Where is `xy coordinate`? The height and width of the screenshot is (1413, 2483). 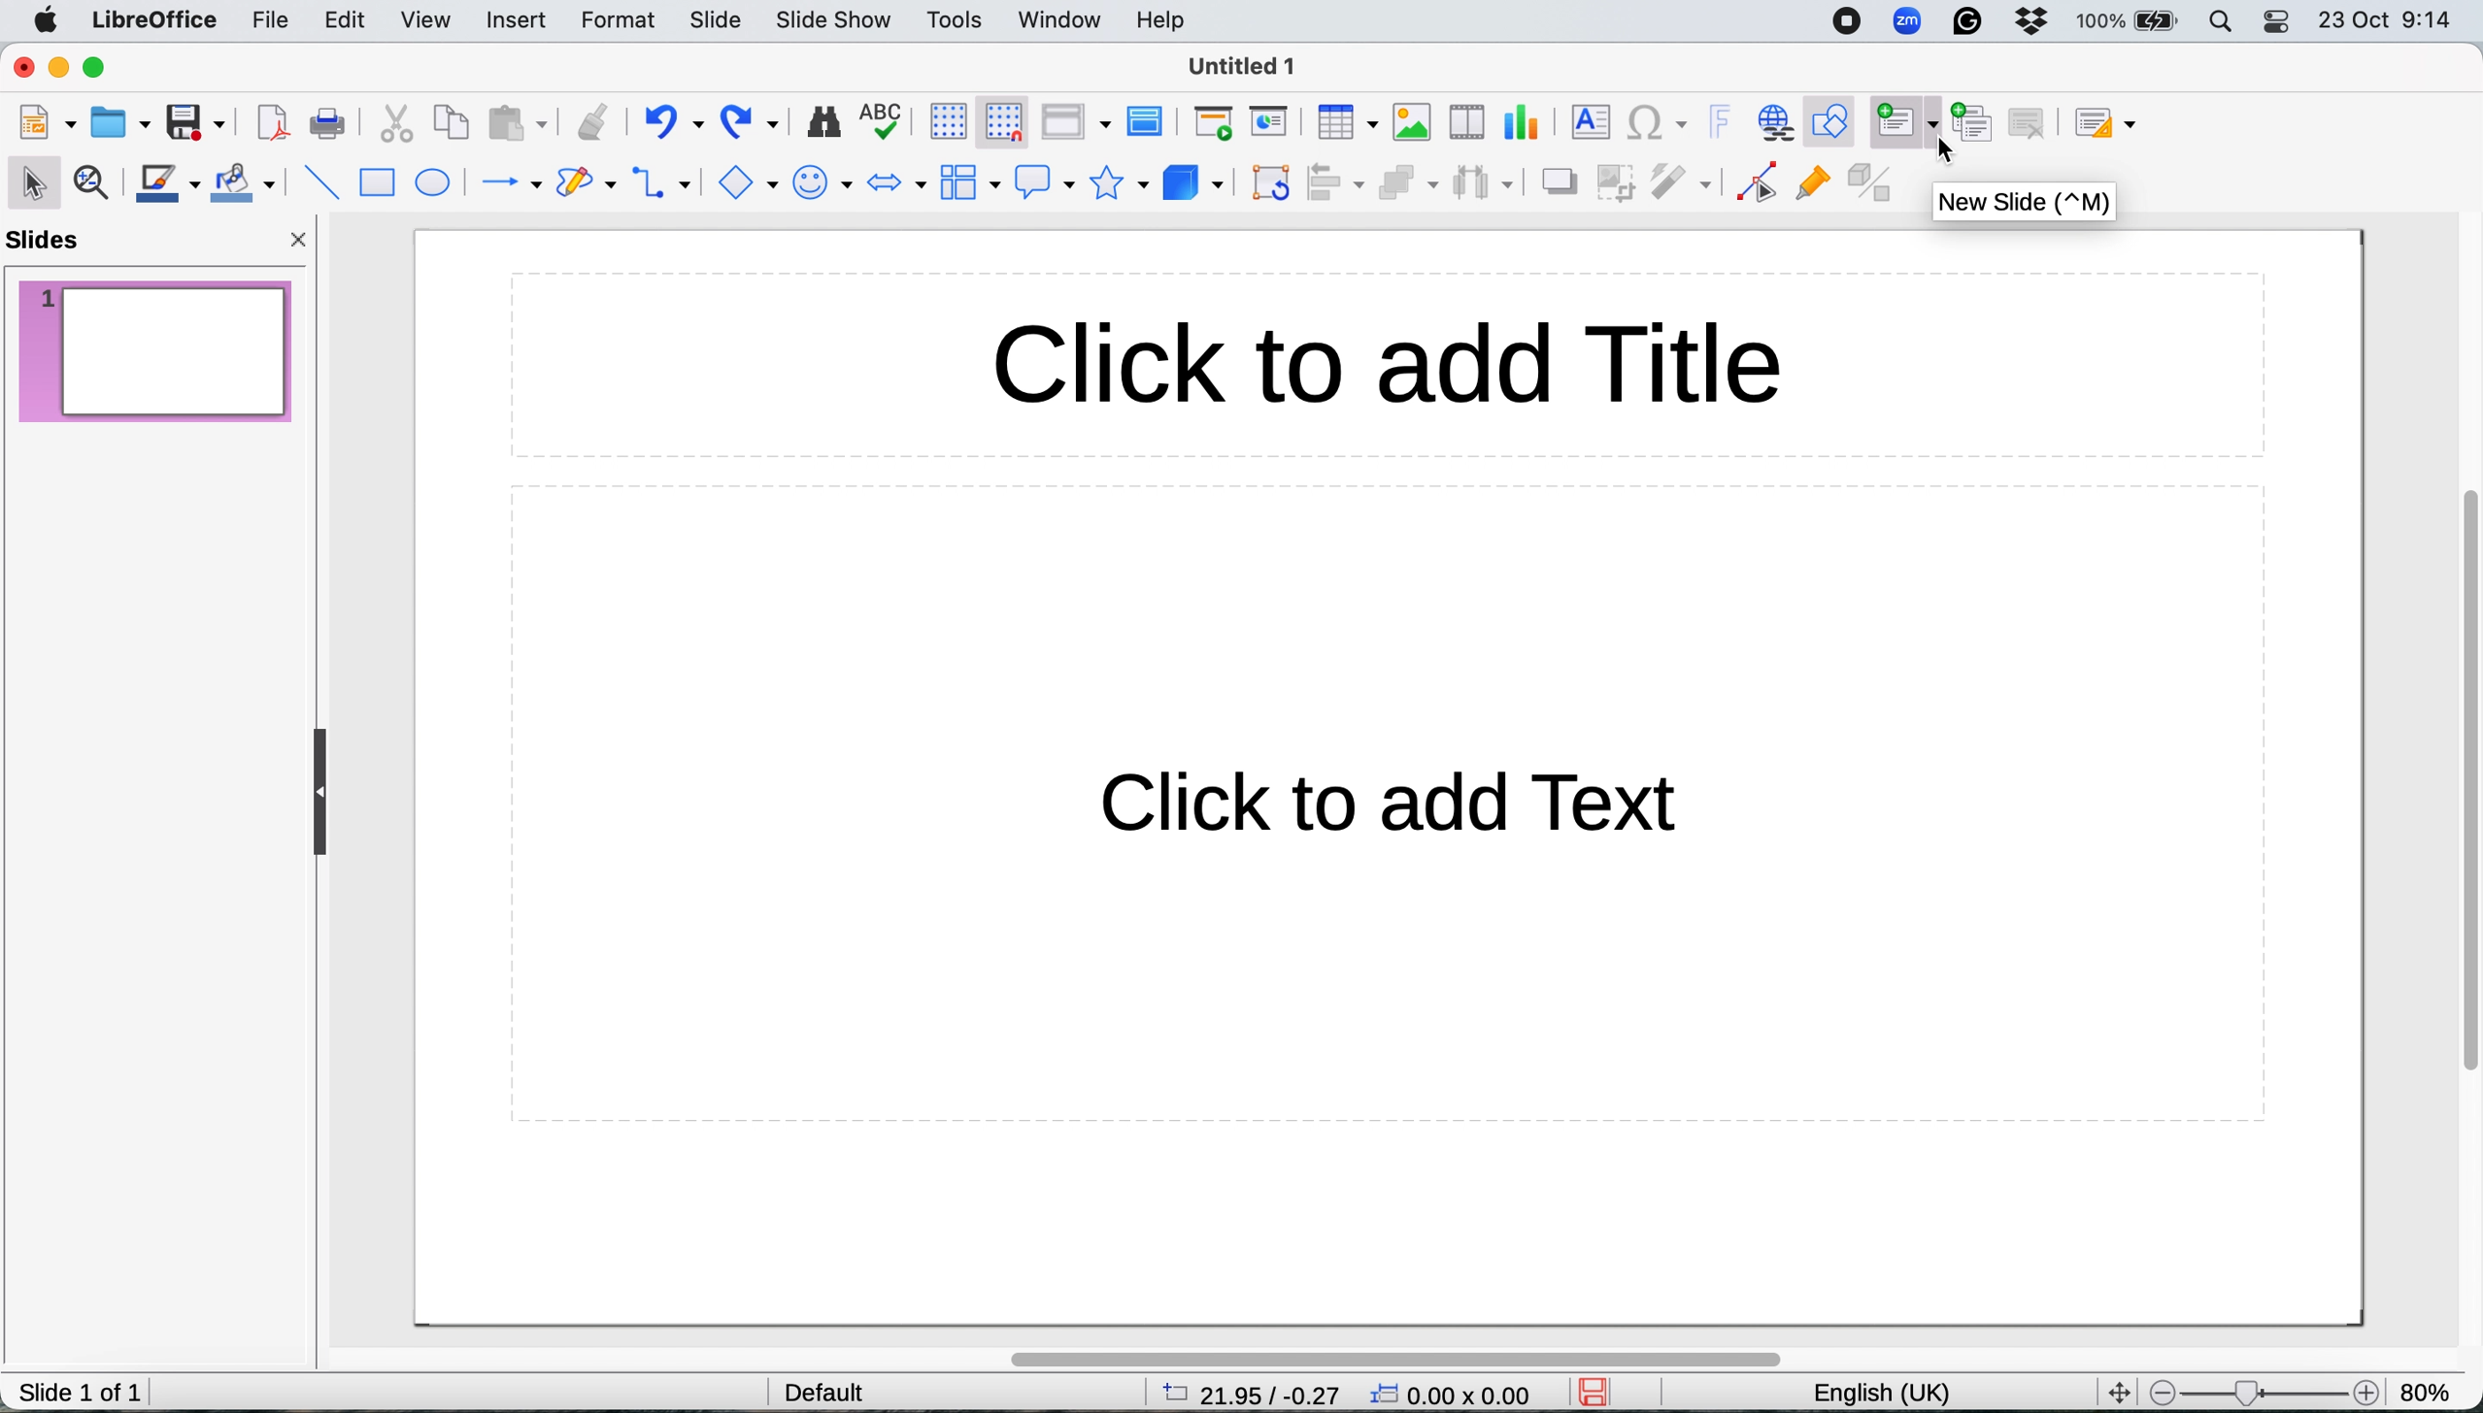 xy coordinate is located at coordinates (1457, 1393).